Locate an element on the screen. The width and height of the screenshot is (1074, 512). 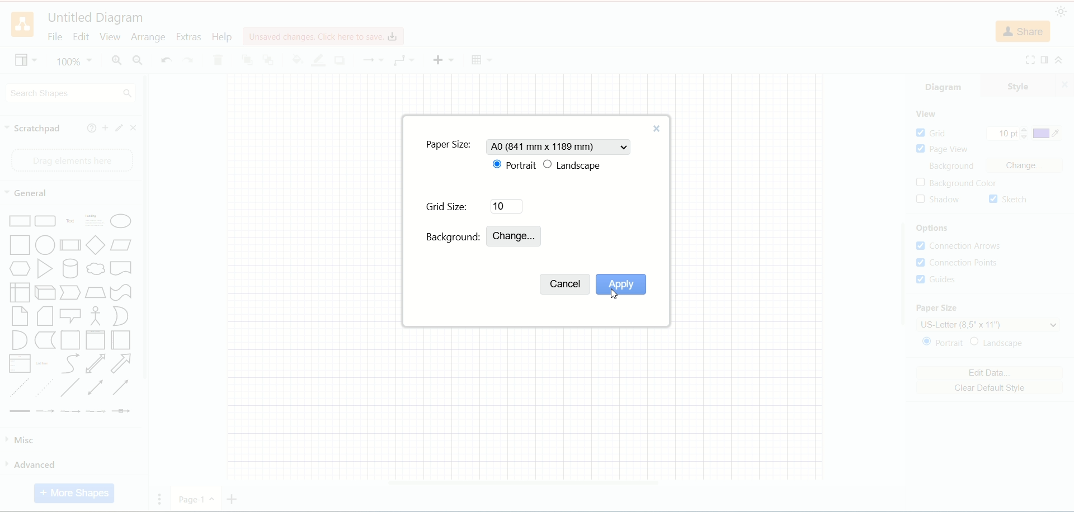
sketch is located at coordinates (1009, 200).